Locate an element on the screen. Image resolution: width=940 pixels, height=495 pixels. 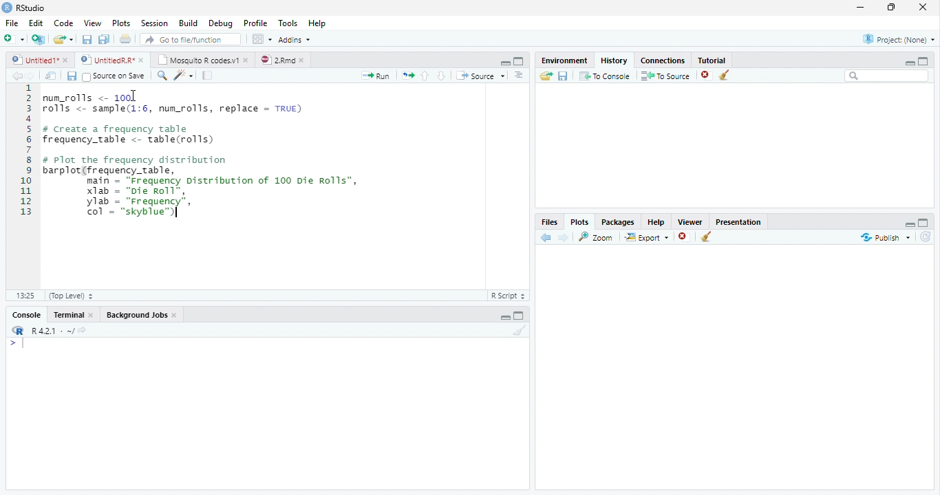
R Script is located at coordinates (509, 296).